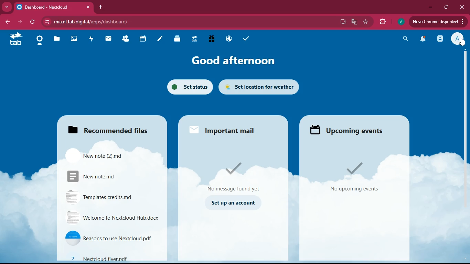 Image resolution: width=470 pixels, height=264 pixels. I want to click on more, so click(7, 7).